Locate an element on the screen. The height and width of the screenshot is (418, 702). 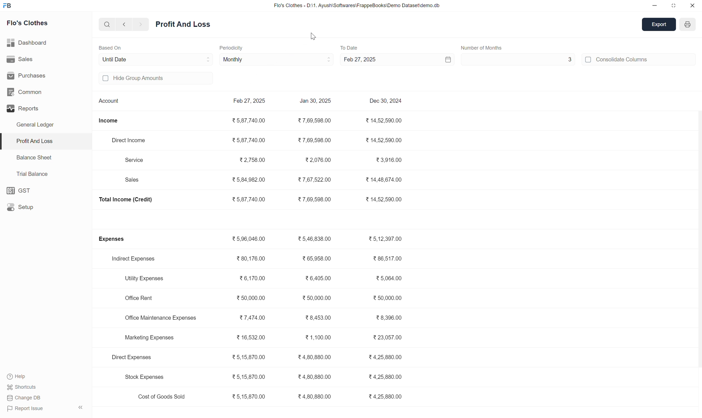
₹80,176.00 is located at coordinates (248, 259).